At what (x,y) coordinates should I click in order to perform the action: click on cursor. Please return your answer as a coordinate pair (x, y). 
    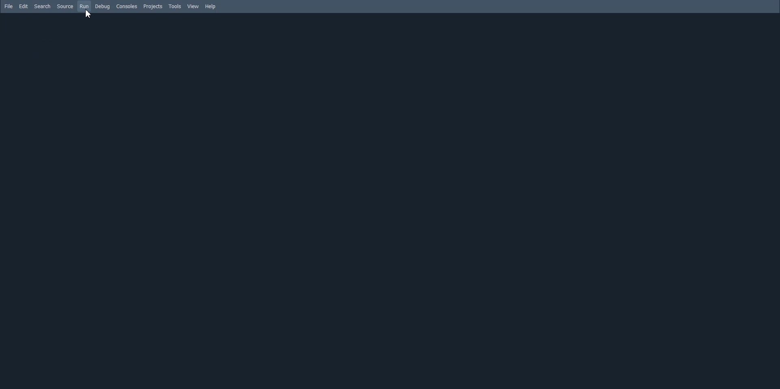
    Looking at the image, I should click on (87, 14).